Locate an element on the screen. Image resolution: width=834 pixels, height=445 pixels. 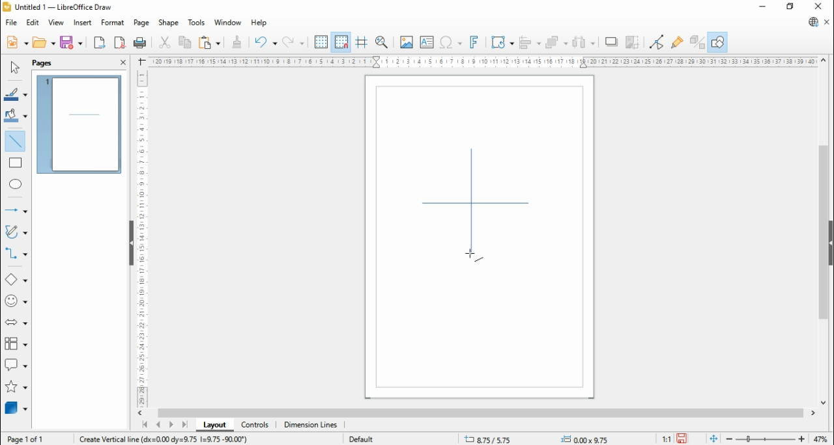
file is located at coordinates (10, 23).